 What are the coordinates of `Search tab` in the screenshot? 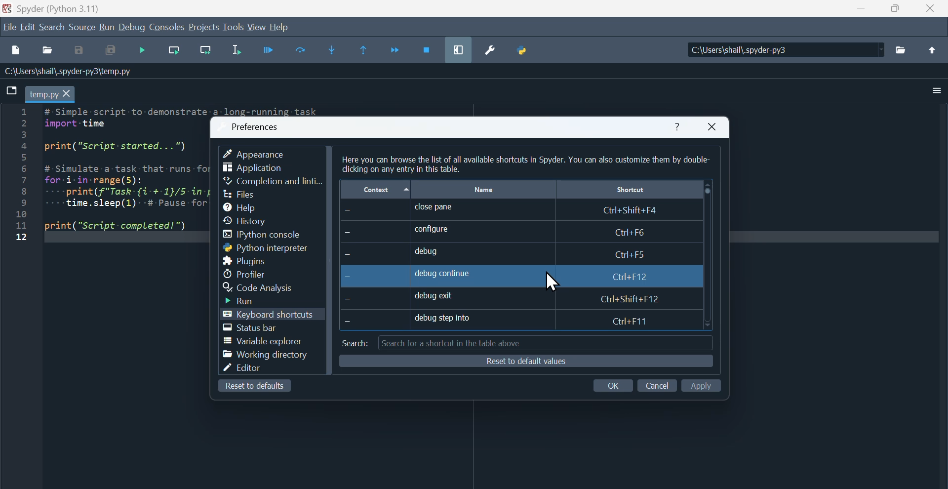 It's located at (525, 342).